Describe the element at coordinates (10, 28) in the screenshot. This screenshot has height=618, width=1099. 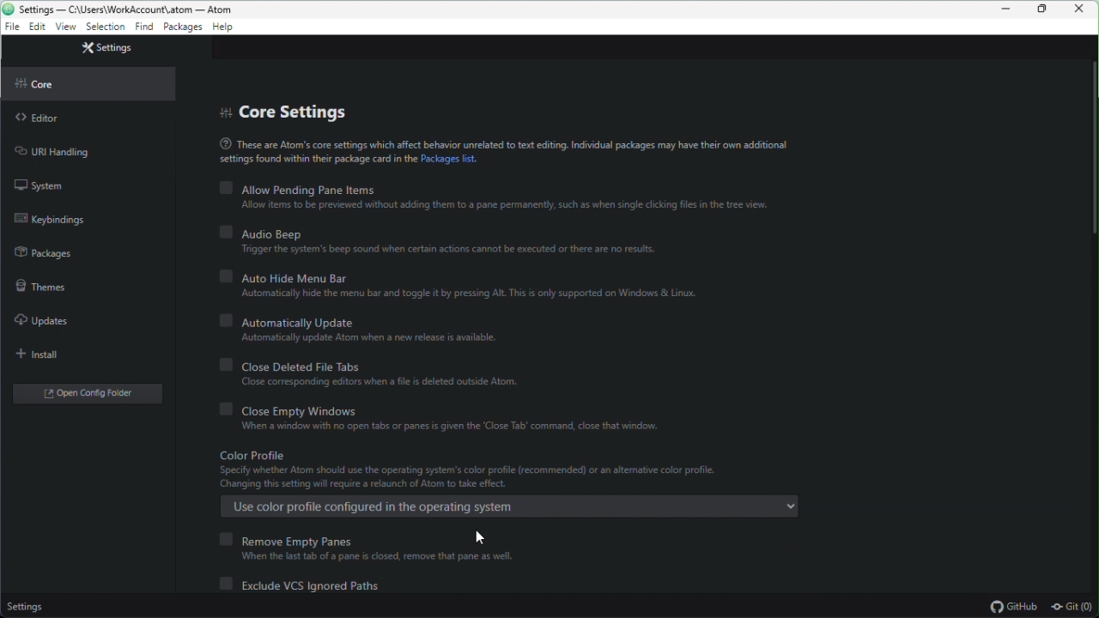
I see `file` at that location.